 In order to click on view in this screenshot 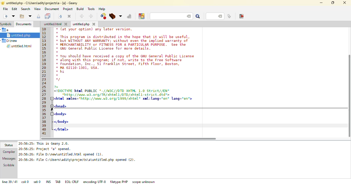, I will do `click(38, 9)`.